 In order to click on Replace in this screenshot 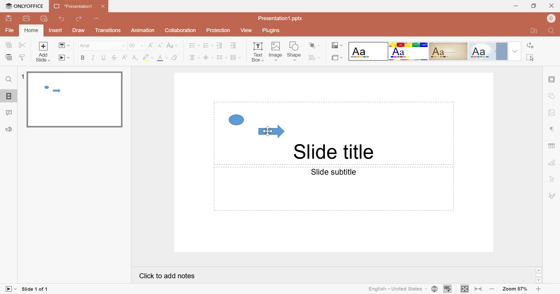, I will do `click(530, 45)`.